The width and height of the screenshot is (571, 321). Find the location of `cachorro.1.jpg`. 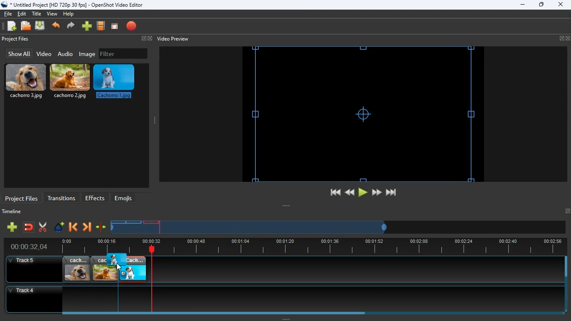

cachorro.1.jpg is located at coordinates (116, 84).